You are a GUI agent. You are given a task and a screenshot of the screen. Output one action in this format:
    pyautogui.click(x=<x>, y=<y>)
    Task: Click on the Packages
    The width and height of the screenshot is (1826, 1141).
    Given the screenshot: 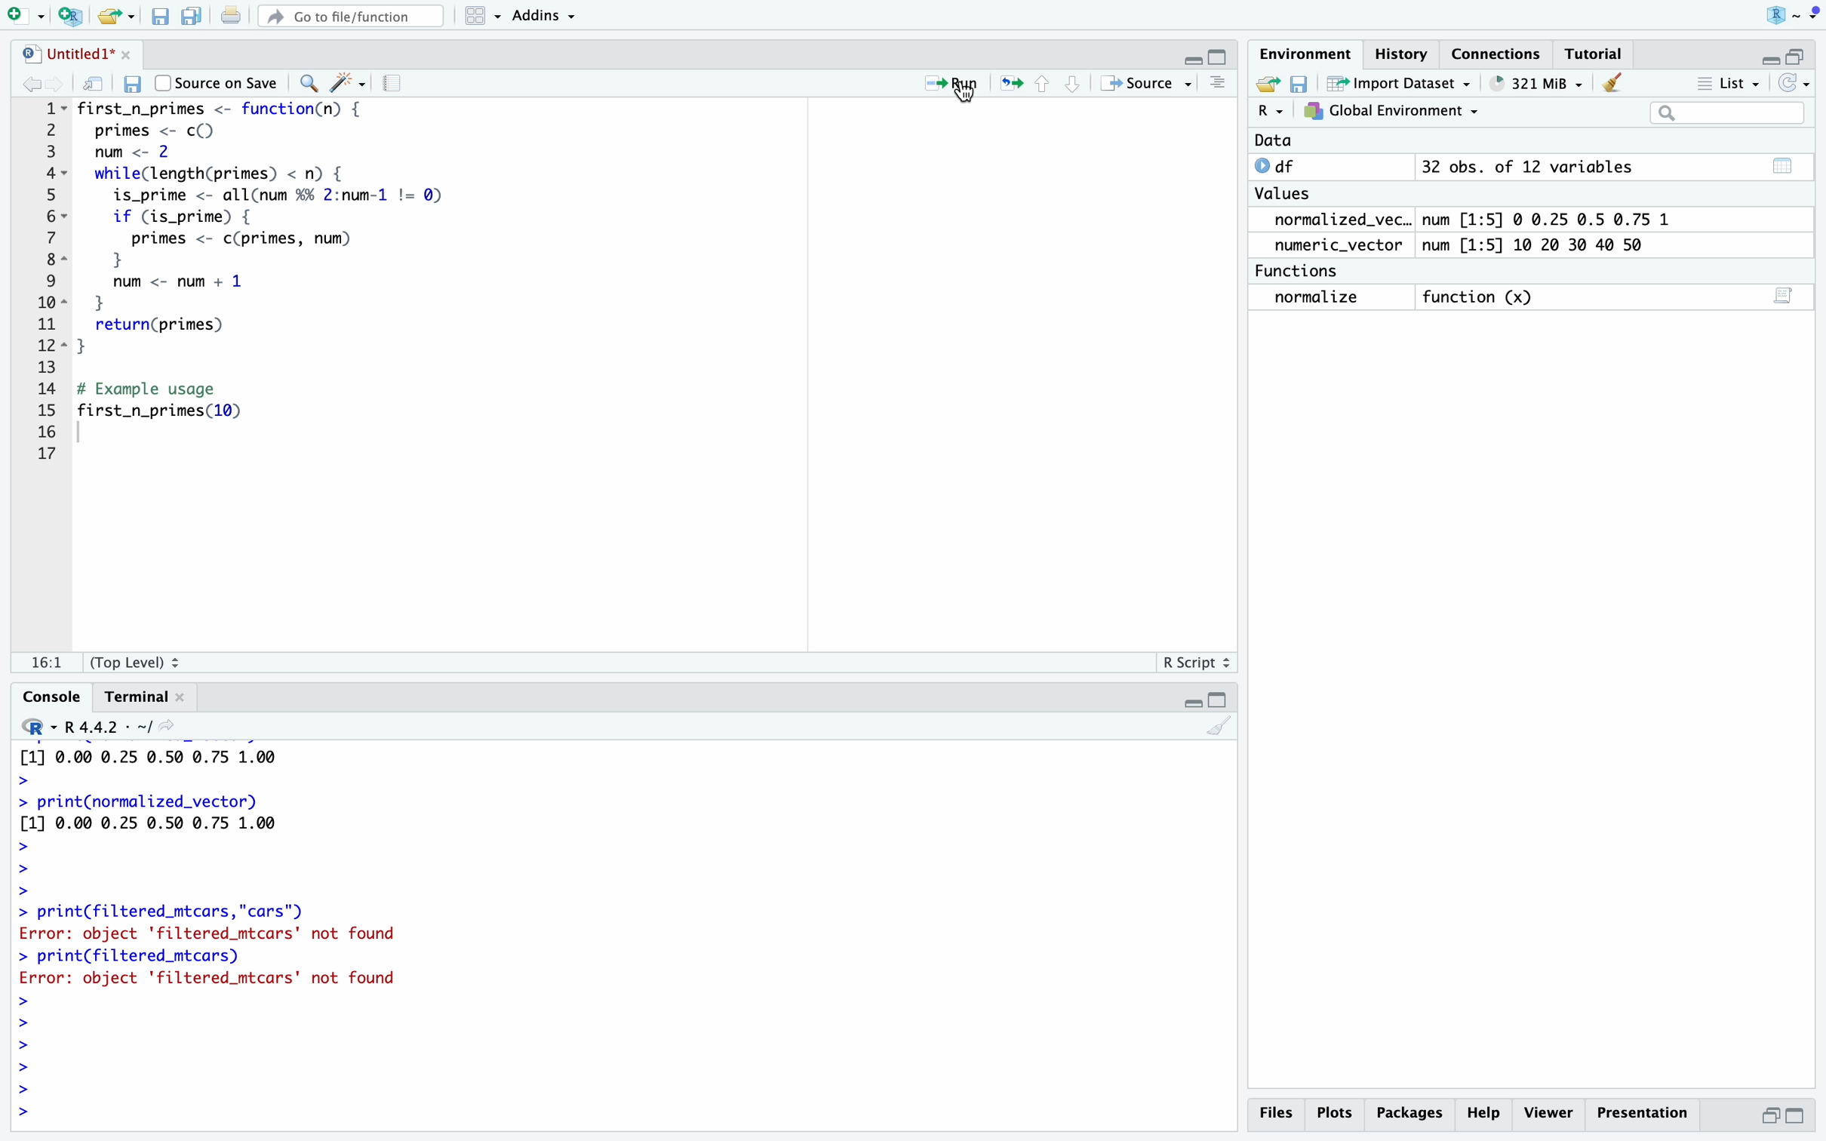 What is the action you would take?
    pyautogui.click(x=1411, y=1114)
    